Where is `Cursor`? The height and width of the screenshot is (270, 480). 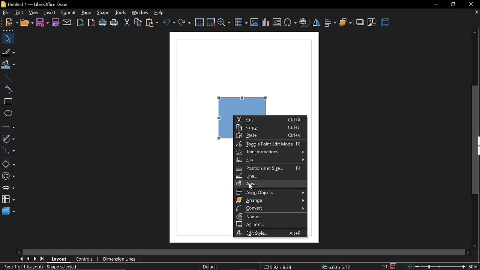
Cursor is located at coordinates (252, 187).